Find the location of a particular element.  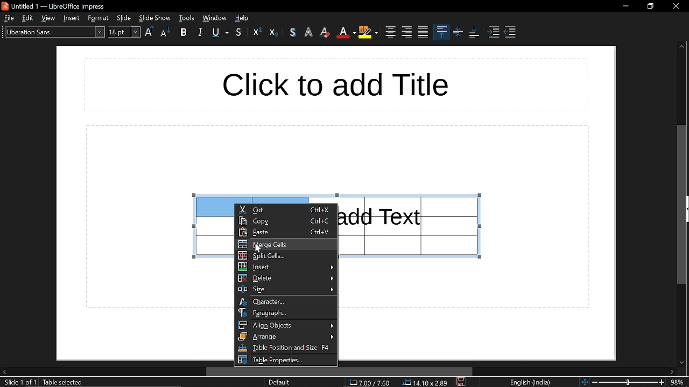

zoom in is located at coordinates (662, 382).